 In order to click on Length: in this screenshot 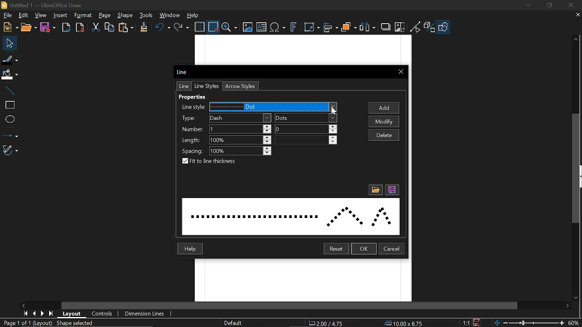, I will do `click(191, 139)`.